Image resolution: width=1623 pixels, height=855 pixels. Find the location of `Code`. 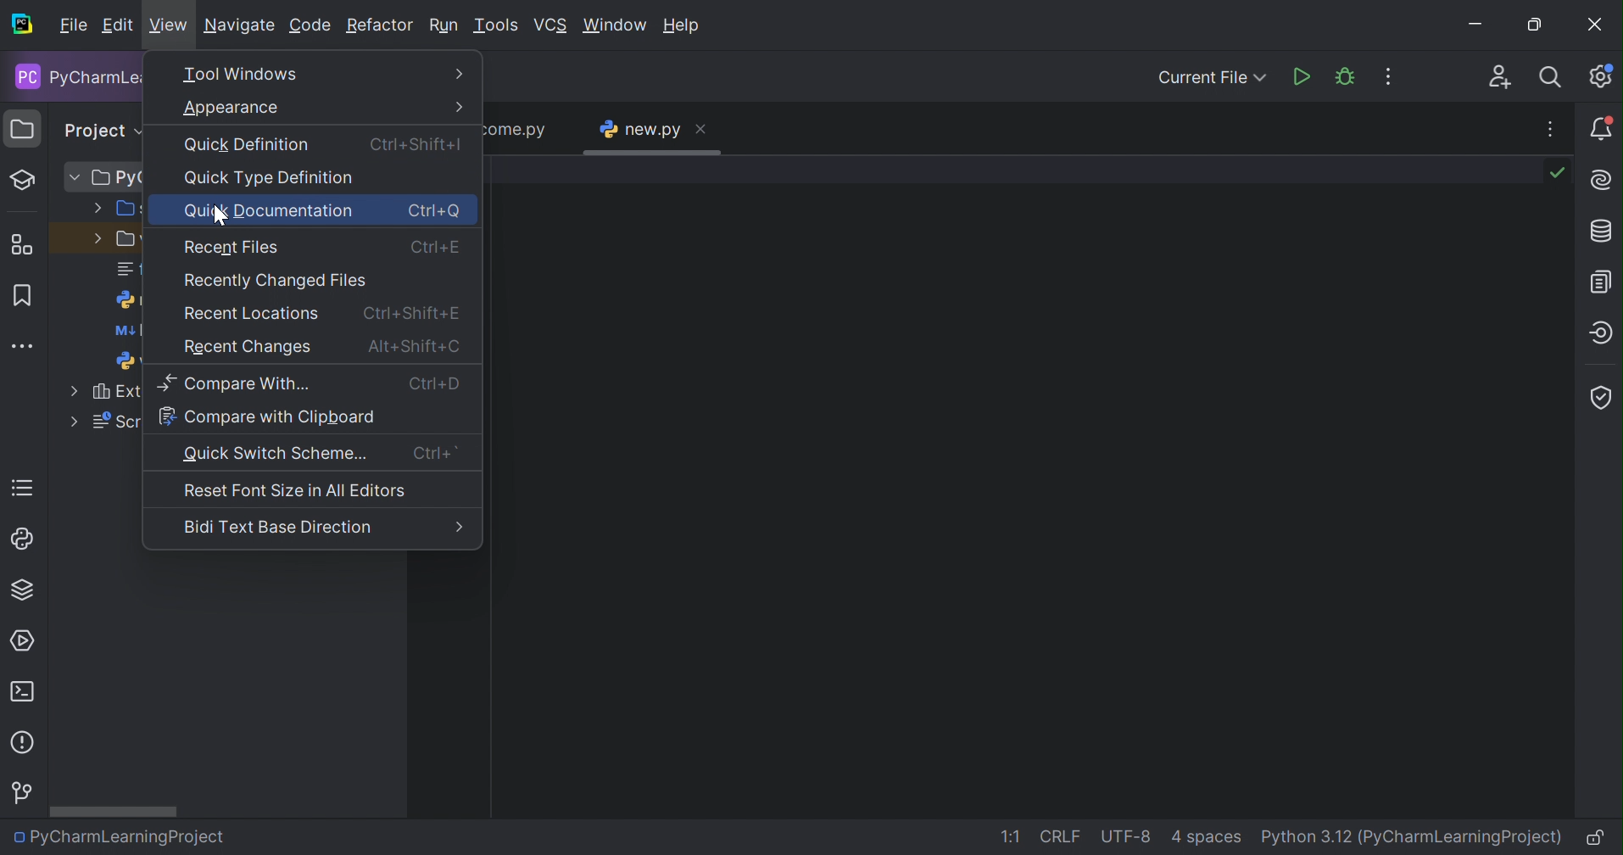

Code is located at coordinates (310, 26).